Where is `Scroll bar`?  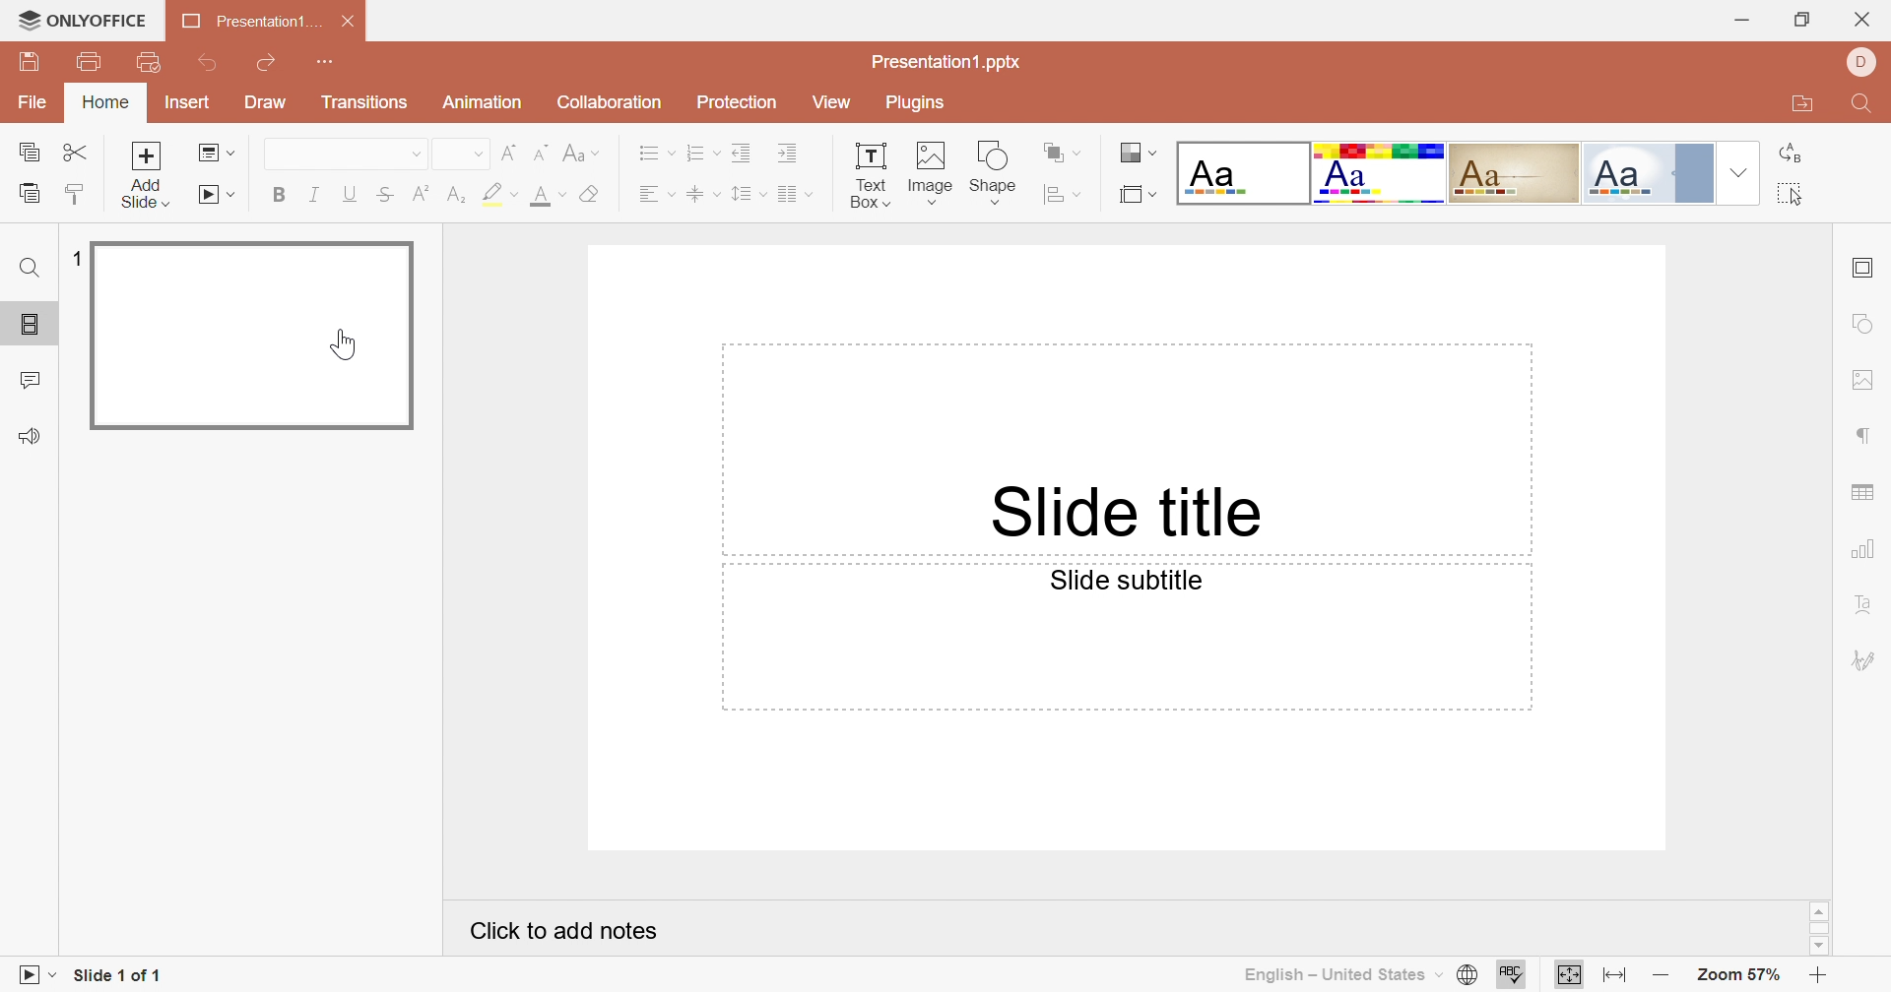 Scroll bar is located at coordinates (1823, 926).